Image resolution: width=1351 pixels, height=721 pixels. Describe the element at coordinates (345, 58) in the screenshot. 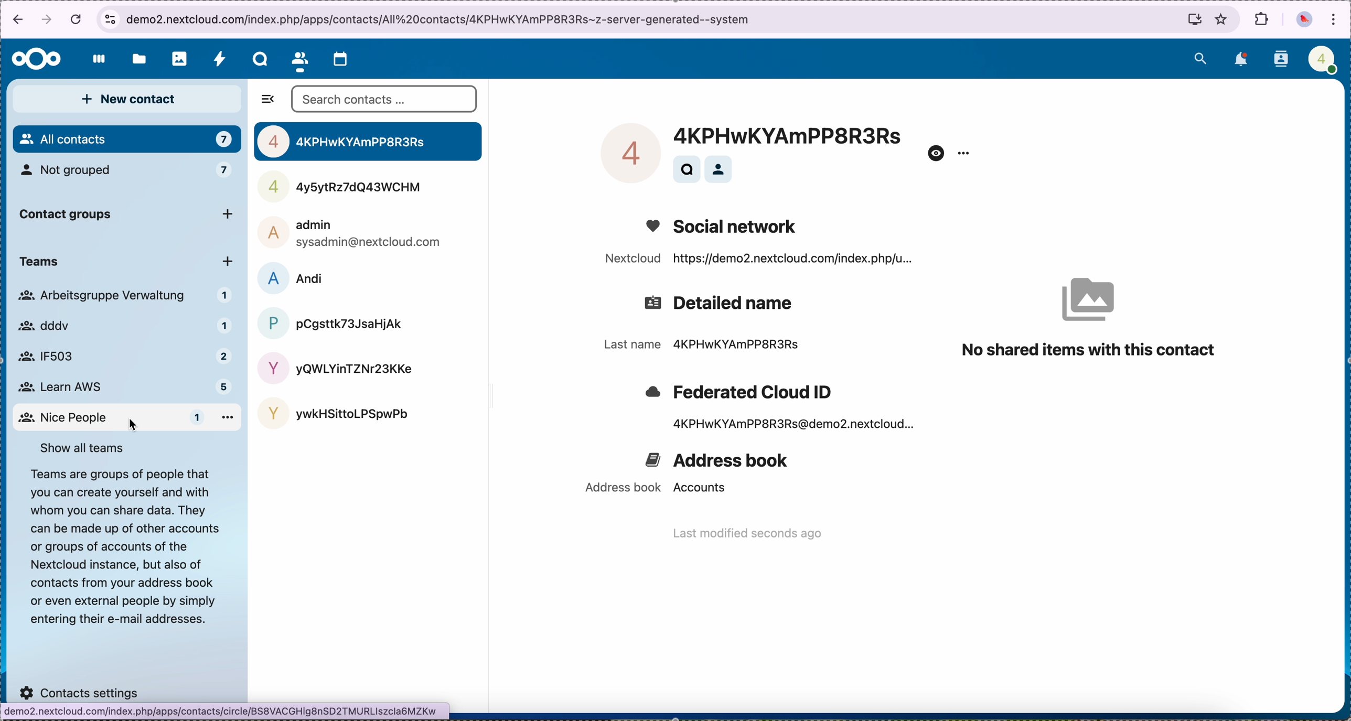

I see `calendar` at that location.